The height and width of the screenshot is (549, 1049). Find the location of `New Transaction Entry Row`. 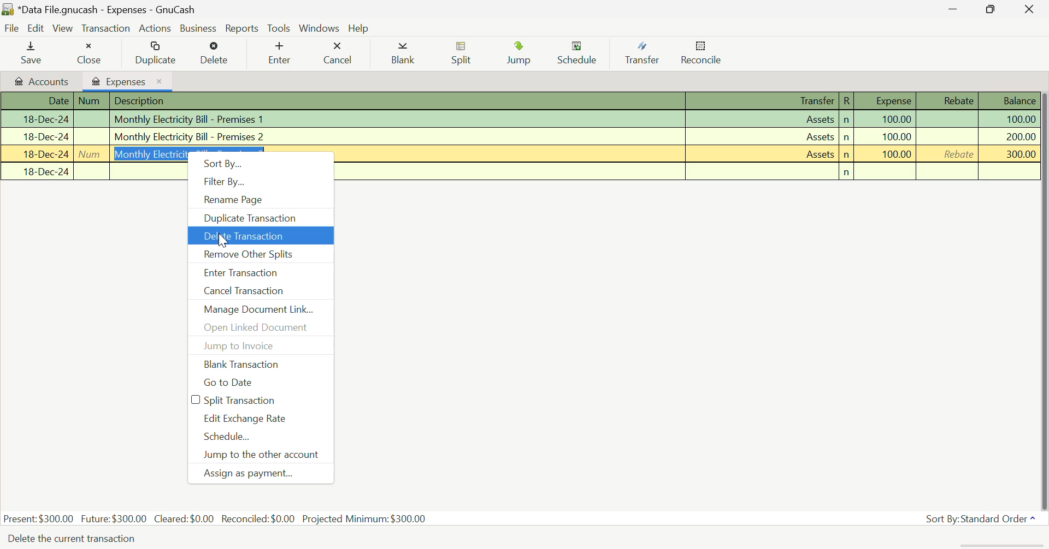

New Transaction Entry Row is located at coordinates (688, 171).